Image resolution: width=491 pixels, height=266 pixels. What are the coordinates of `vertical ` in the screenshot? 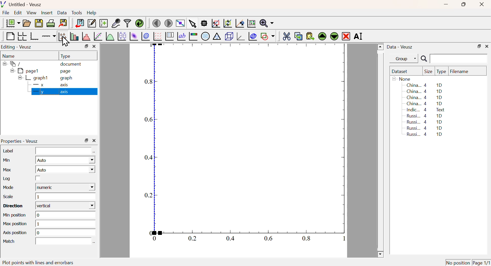 It's located at (66, 206).